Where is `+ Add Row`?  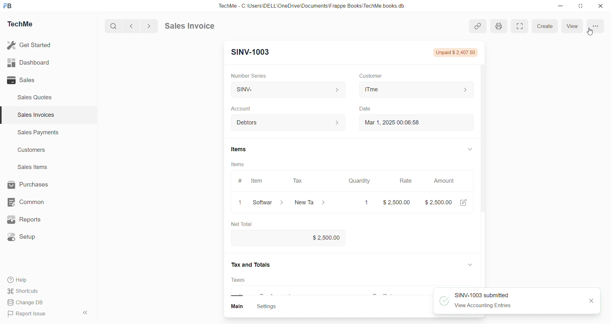 + Add Row is located at coordinates (249, 224).